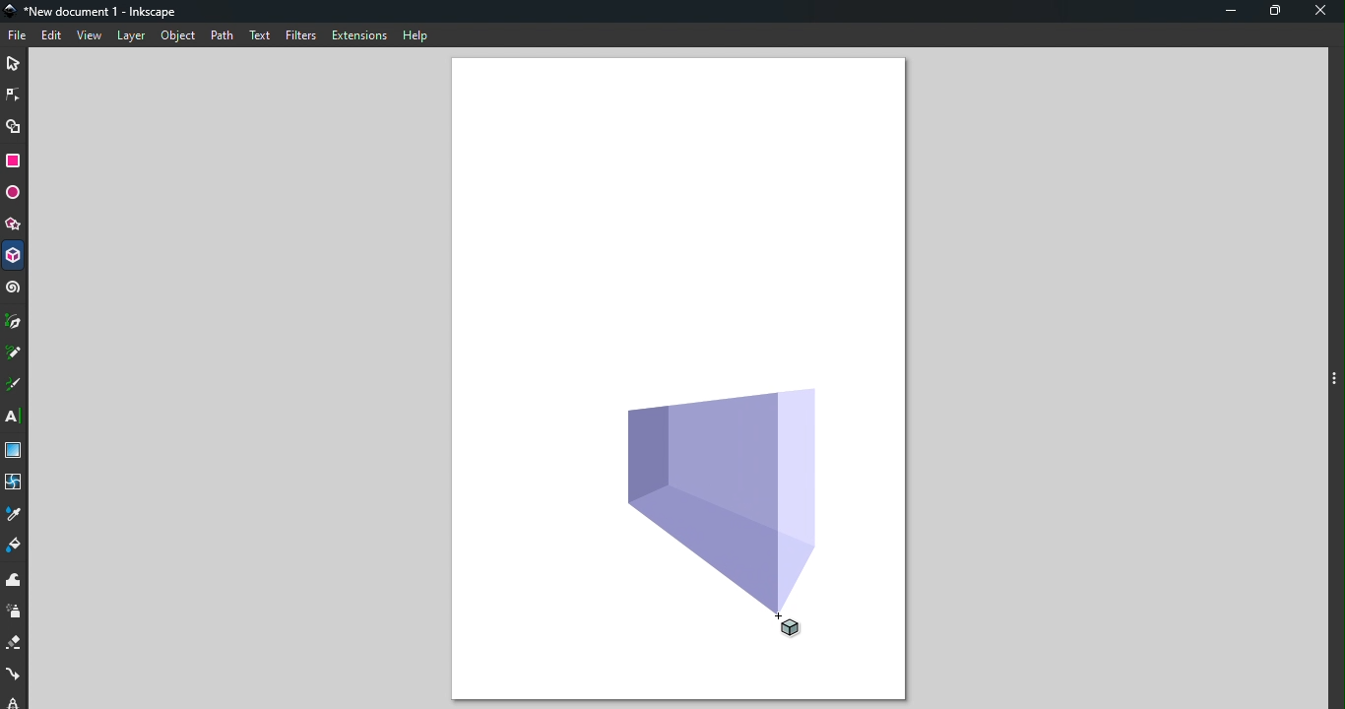 The width and height of the screenshot is (1345, 709). What do you see at coordinates (17, 582) in the screenshot?
I see `Tweak tool` at bounding box center [17, 582].